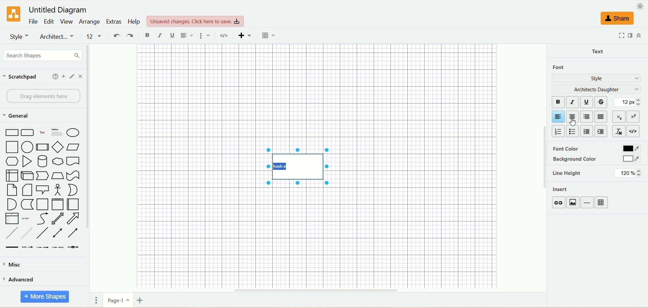  I want to click on Arrow with Node, so click(73, 247).